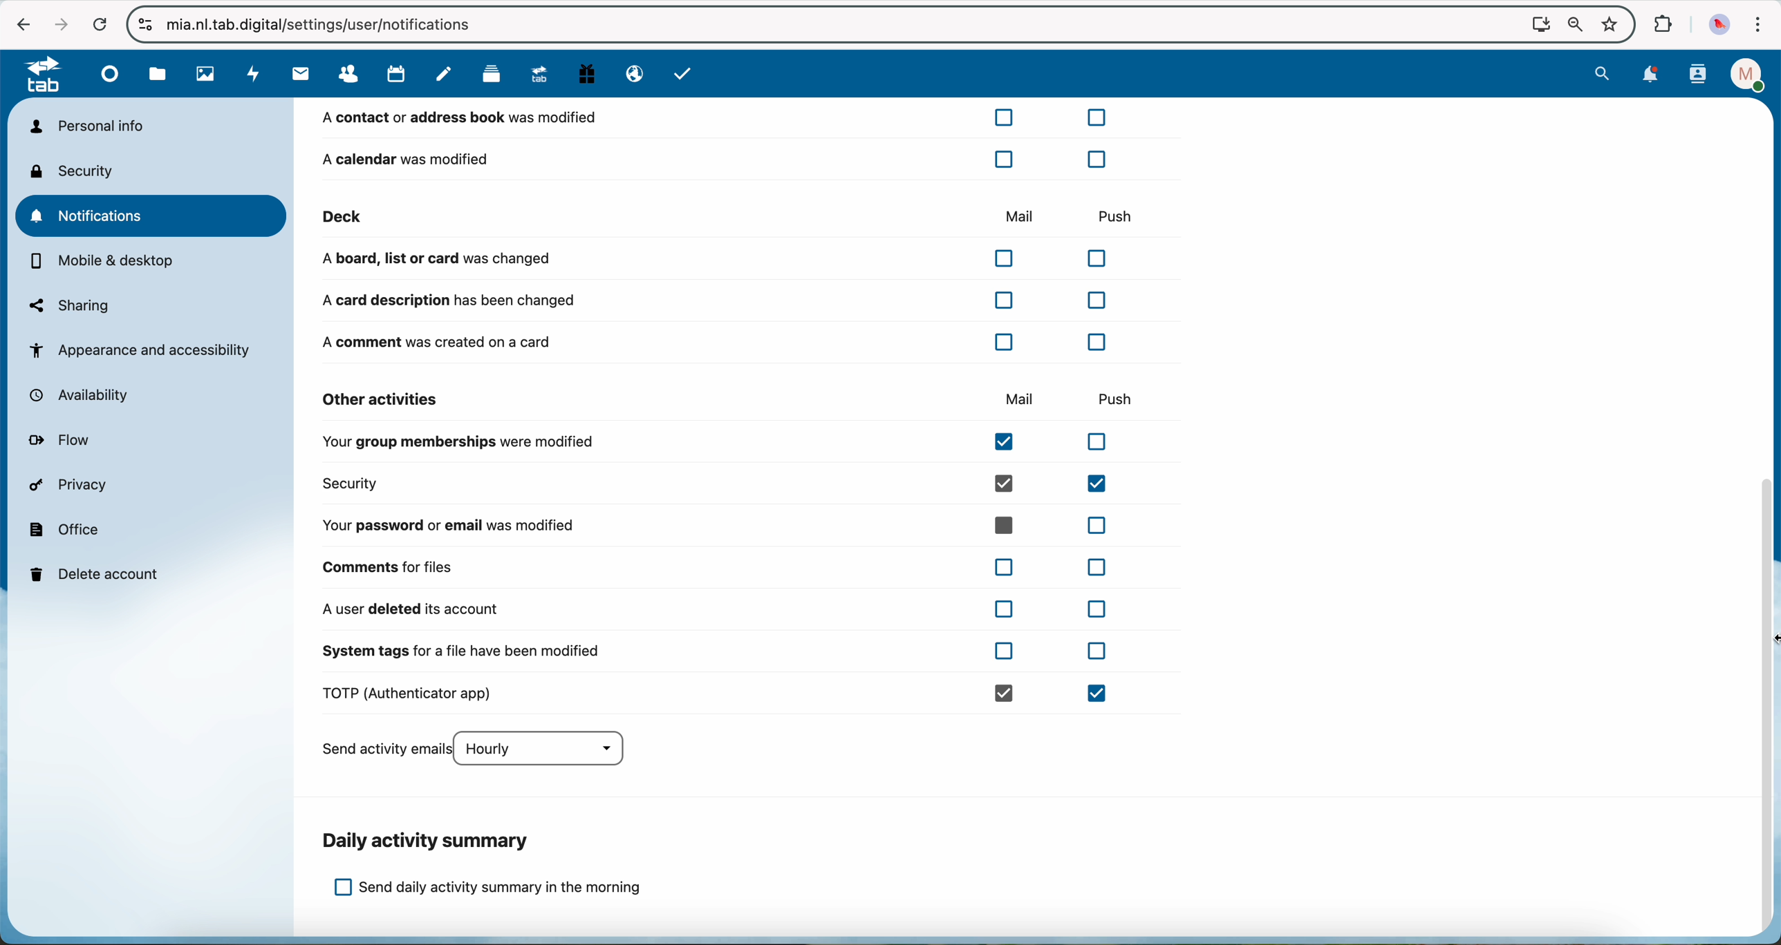 This screenshot has width=1781, height=945. I want to click on a user deleted its account, so click(714, 609).